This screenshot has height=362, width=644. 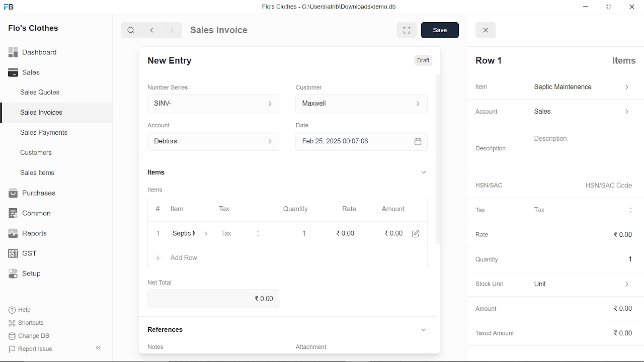 I want to click on Flo's Clothes - G:AUserslatribiDownloadsidemo.do, so click(x=328, y=7).